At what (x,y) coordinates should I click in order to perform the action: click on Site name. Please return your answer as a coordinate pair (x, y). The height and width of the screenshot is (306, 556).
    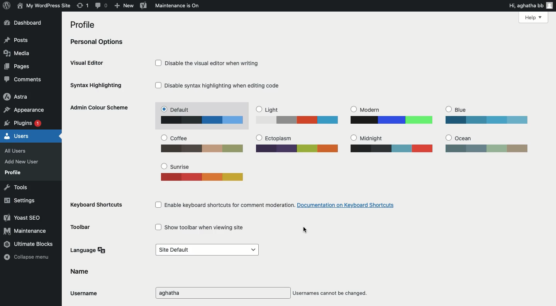
    Looking at the image, I should click on (43, 7).